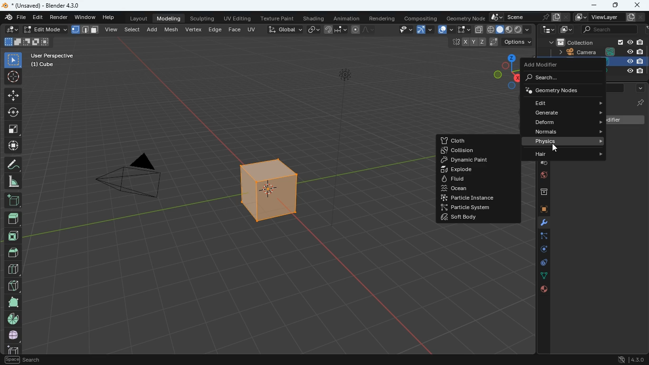 Image resolution: width=649 pixels, height=365 pixels. What do you see at coordinates (541, 264) in the screenshot?
I see `controls` at bounding box center [541, 264].